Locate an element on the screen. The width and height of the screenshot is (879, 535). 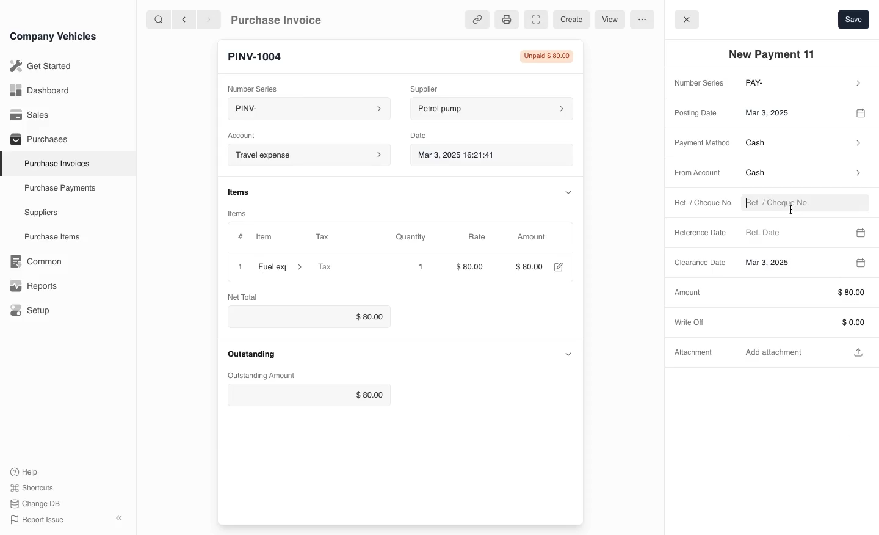
Attachment is located at coordinates (695, 355).